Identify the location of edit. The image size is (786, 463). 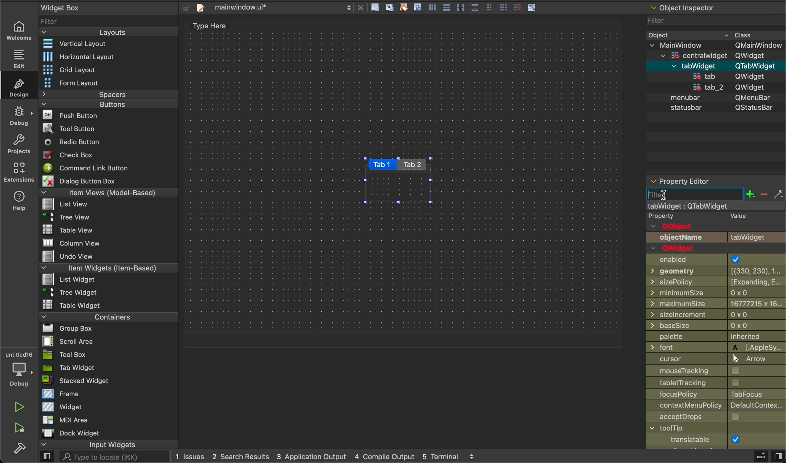
(20, 57).